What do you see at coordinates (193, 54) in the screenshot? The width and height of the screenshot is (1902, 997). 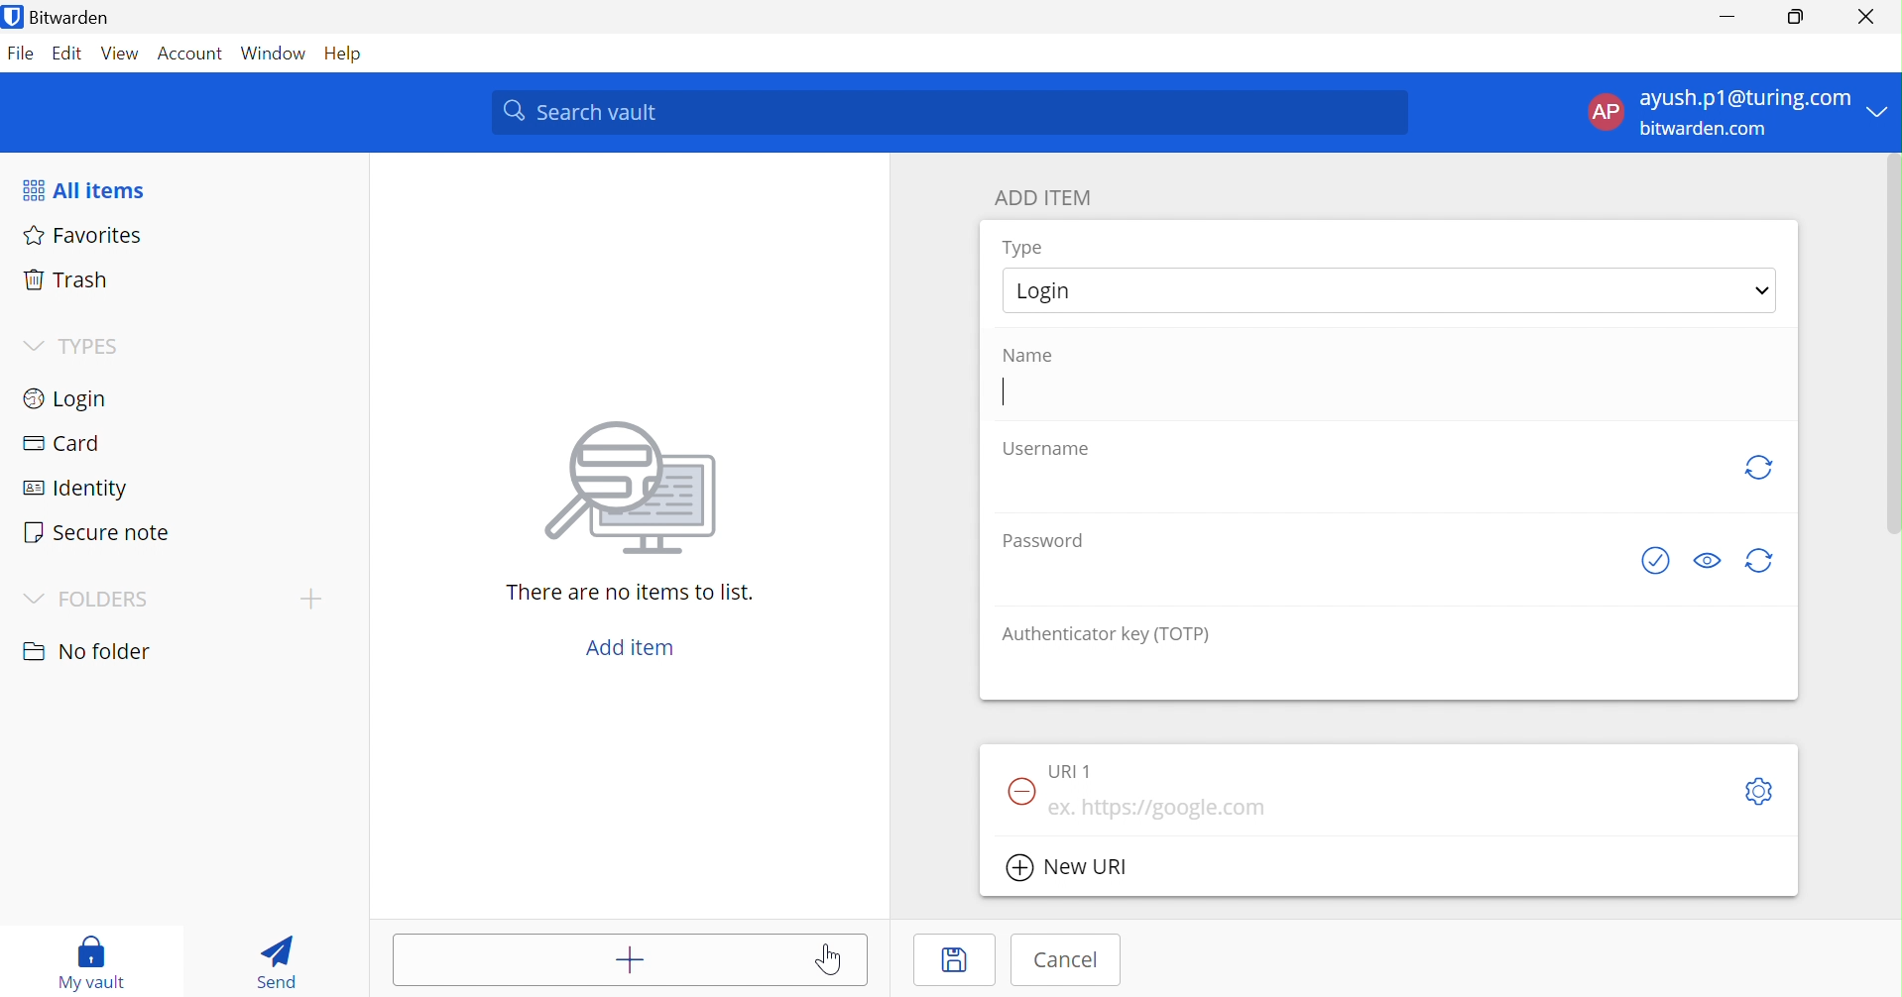 I see `Account` at bounding box center [193, 54].